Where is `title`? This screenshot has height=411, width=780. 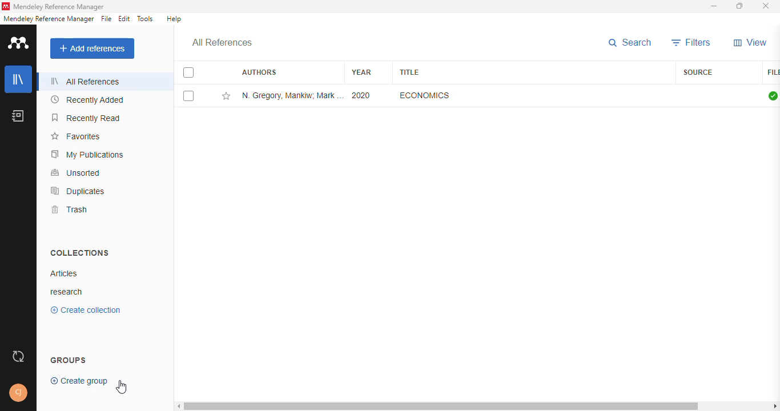 title is located at coordinates (409, 72).